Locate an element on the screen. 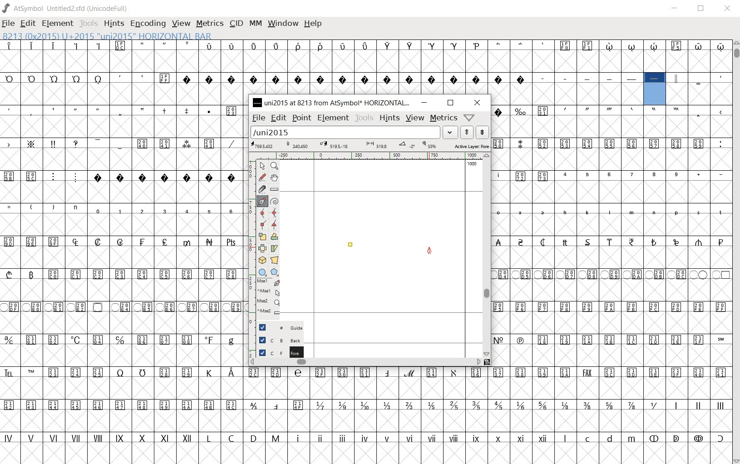 This screenshot has height=464, width=740. POINTER is located at coordinates (263, 167).